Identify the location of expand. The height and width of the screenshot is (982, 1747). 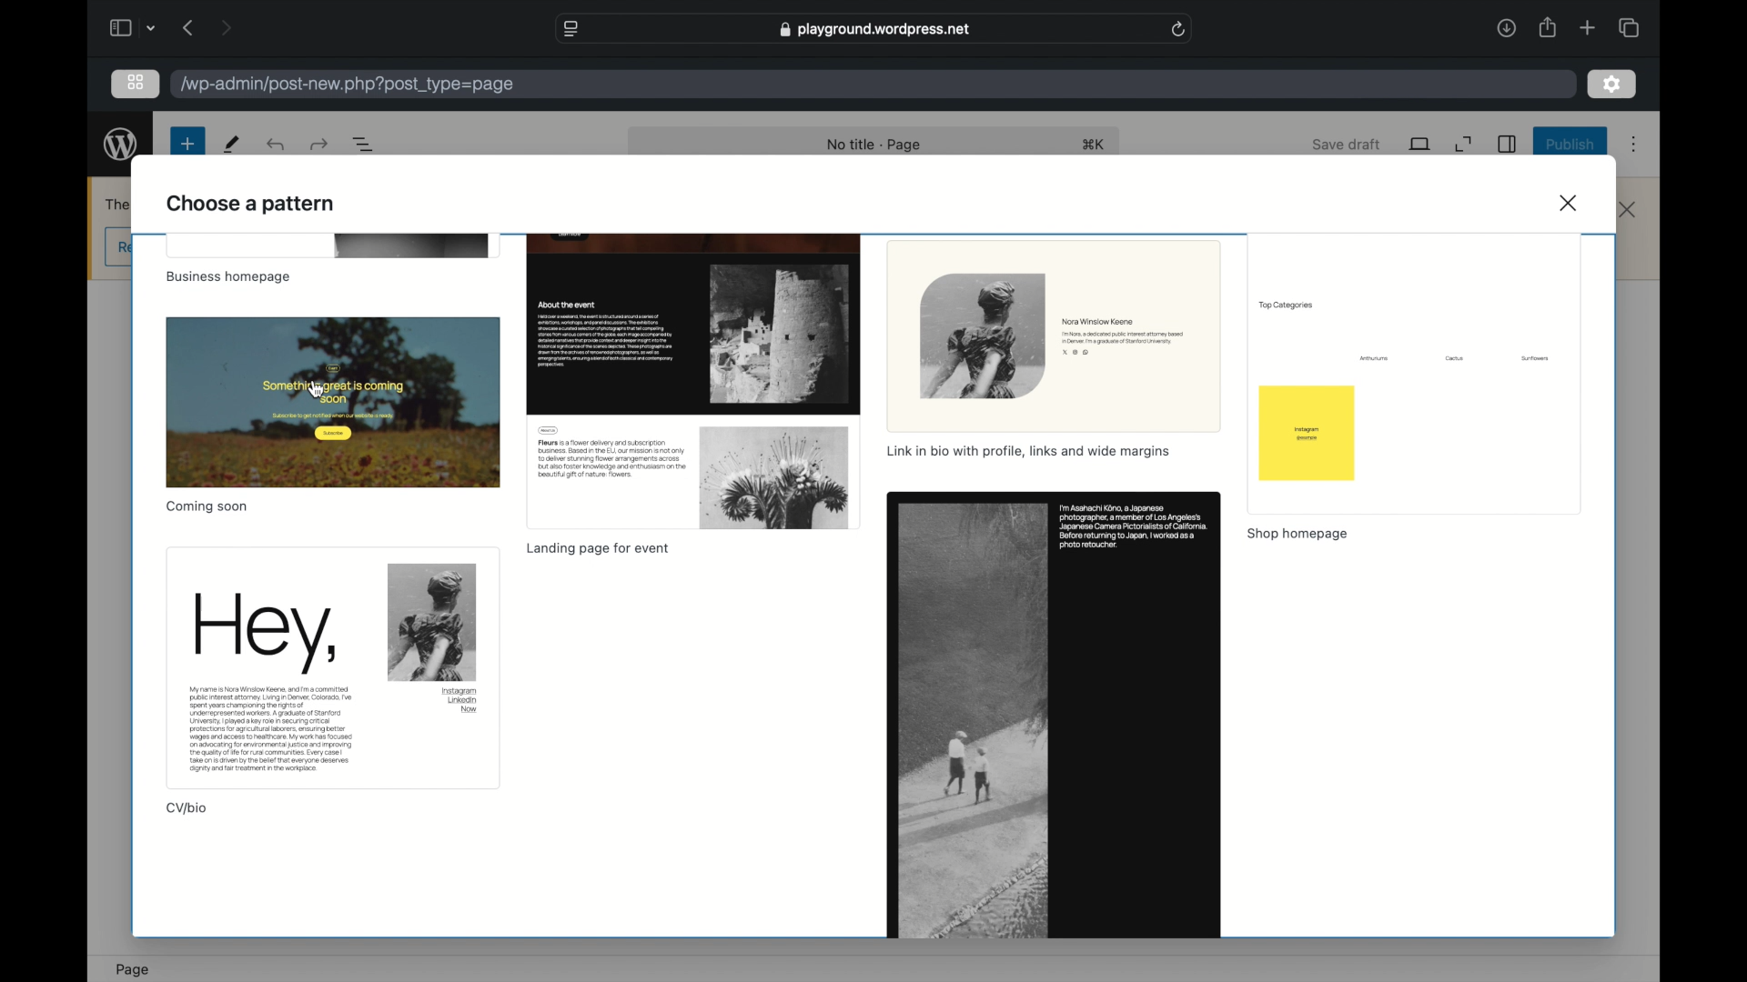
(1465, 145).